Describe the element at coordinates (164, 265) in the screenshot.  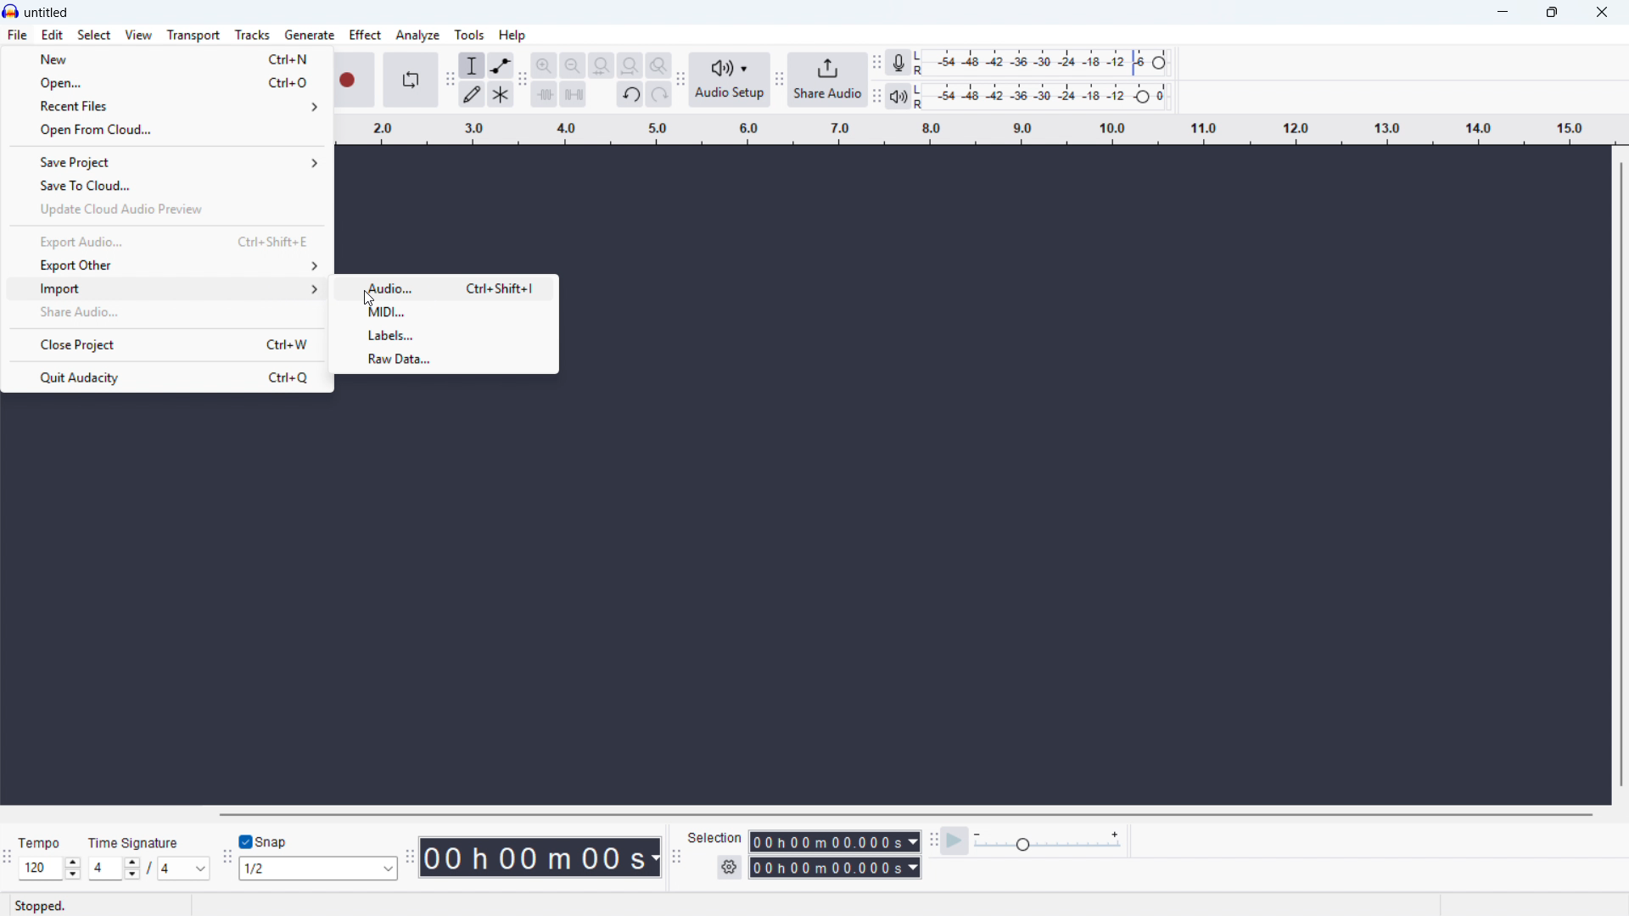
I see `Export other ` at that location.